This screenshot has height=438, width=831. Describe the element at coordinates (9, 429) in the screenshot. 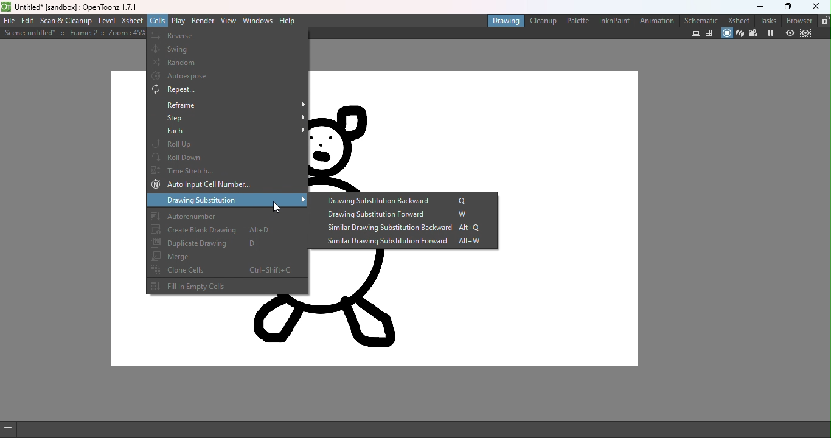

I see `GUI Show/Hide` at that location.